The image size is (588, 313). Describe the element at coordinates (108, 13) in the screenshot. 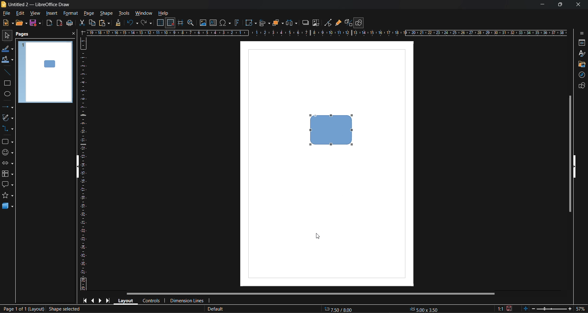

I see `shape` at that location.